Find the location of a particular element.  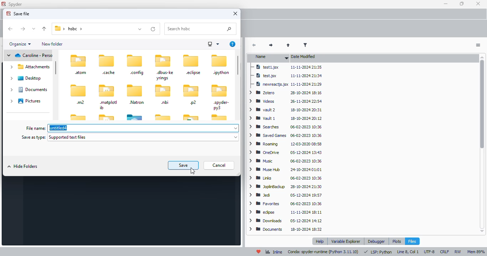

file name: untitled4 is located at coordinates (132, 128).